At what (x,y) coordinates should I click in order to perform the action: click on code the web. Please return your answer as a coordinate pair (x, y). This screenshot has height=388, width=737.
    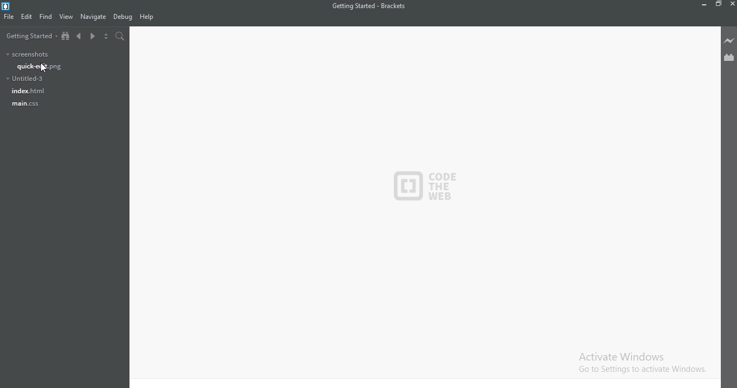
    Looking at the image, I should click on (427, 186).